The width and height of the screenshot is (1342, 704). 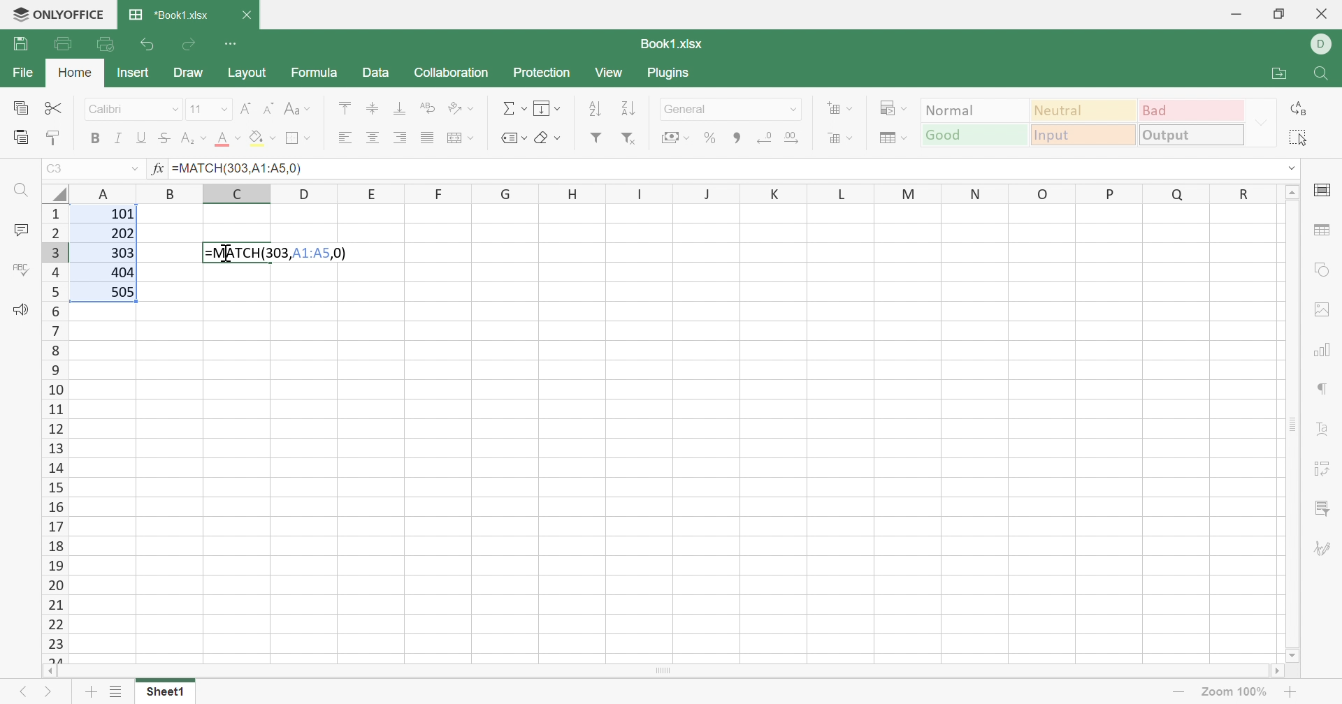 What do you see at coordinates (164, 139) in the screenshot?
I see `Strikethrough` at bounding box center [164, 139].